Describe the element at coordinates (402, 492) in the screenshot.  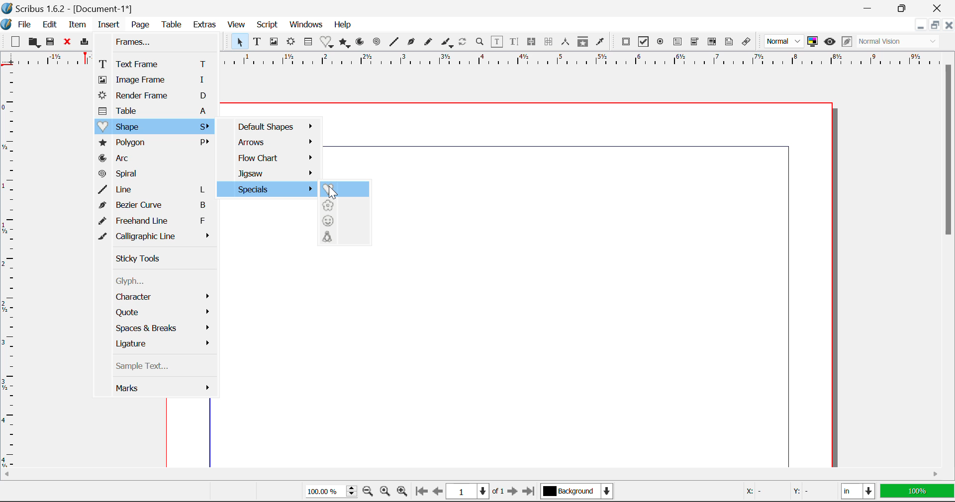
I see `Zoom In` at that location.